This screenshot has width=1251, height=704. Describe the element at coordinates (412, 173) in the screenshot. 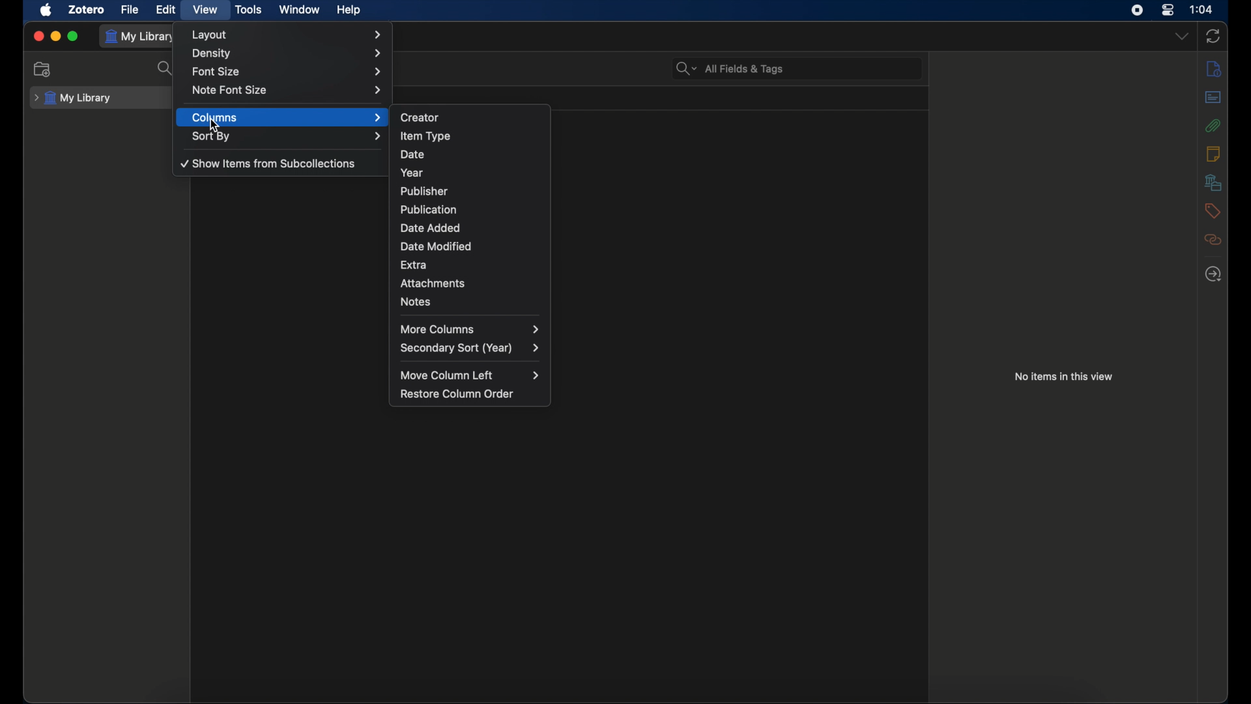

I see `year` at that location.